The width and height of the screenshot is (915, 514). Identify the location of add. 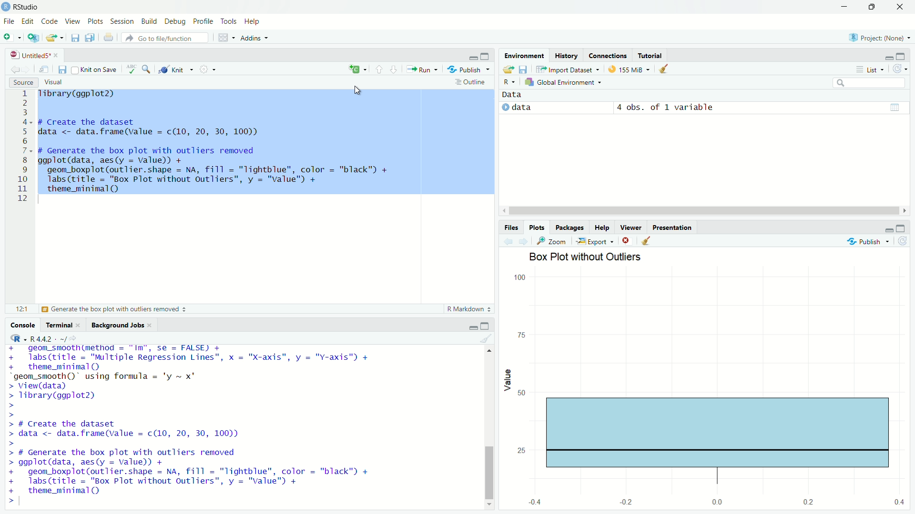
(33, 40).